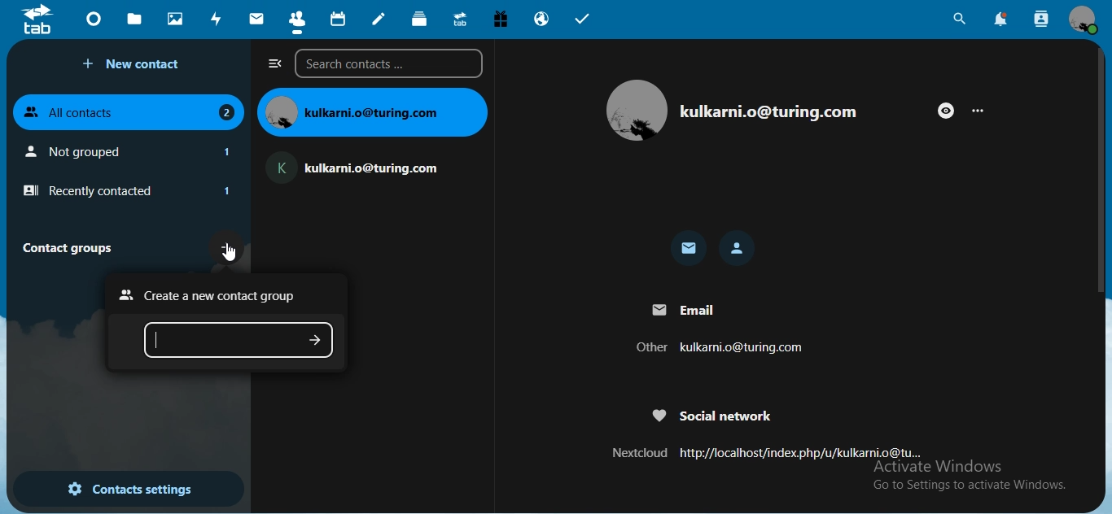  Describe the element at coordinates (1102, 170) in the screenshot. I see `scrollbar` at that location.